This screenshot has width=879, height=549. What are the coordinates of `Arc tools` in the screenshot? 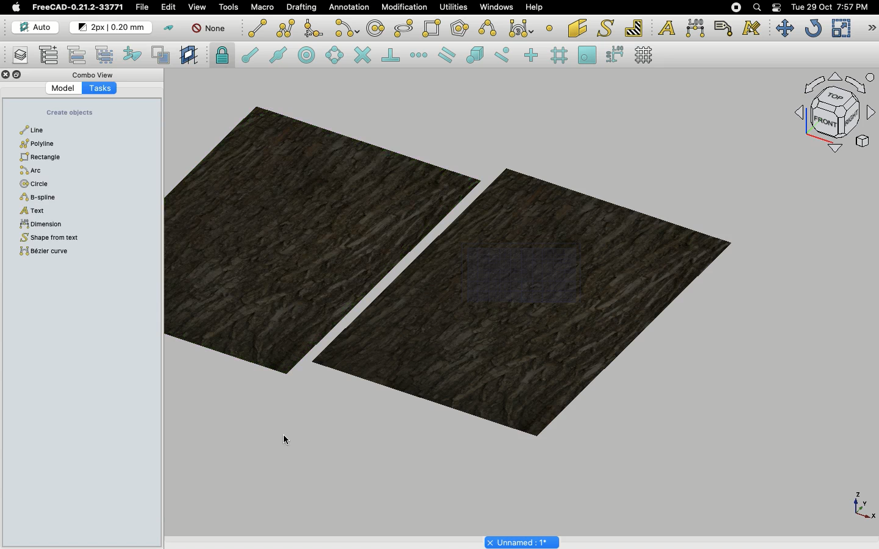 It's located at (346, 29).